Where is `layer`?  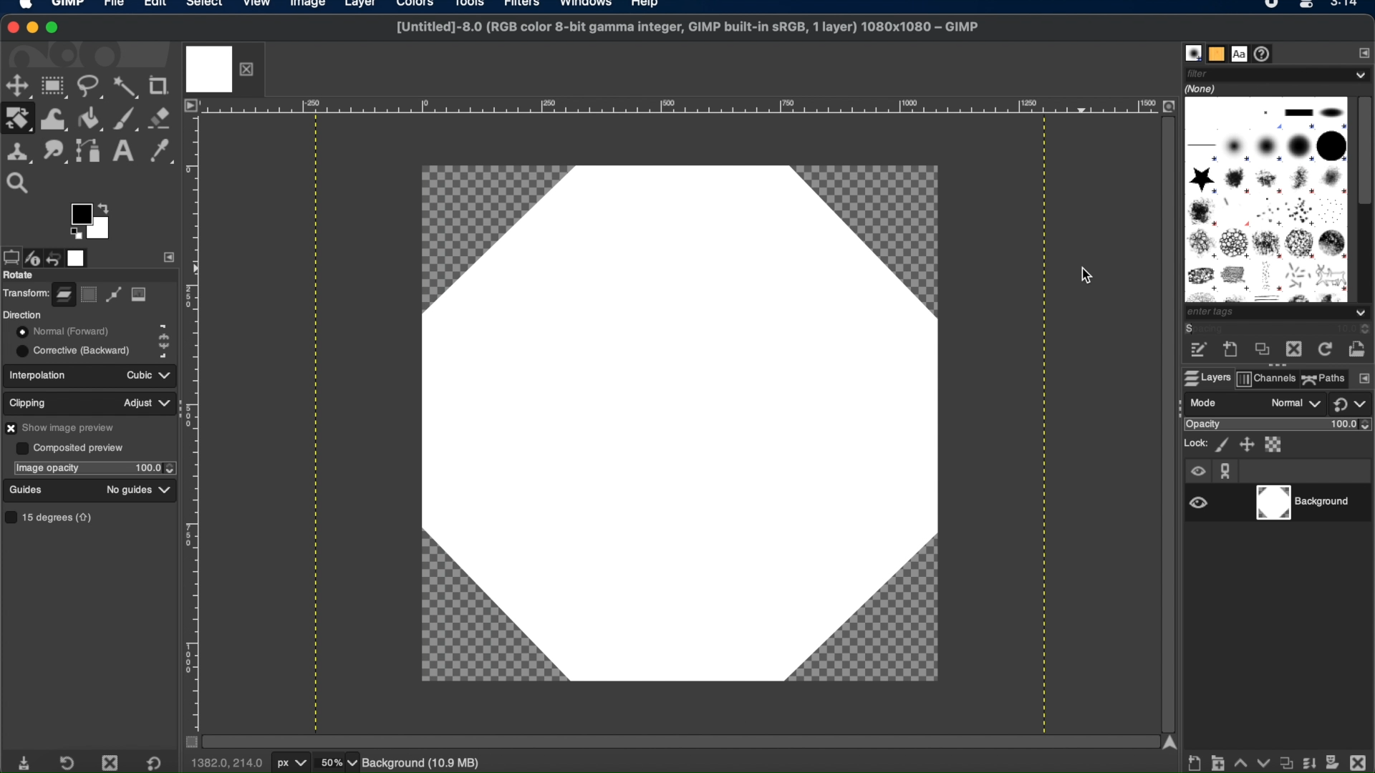 layer is located at coordinates (63, 292).